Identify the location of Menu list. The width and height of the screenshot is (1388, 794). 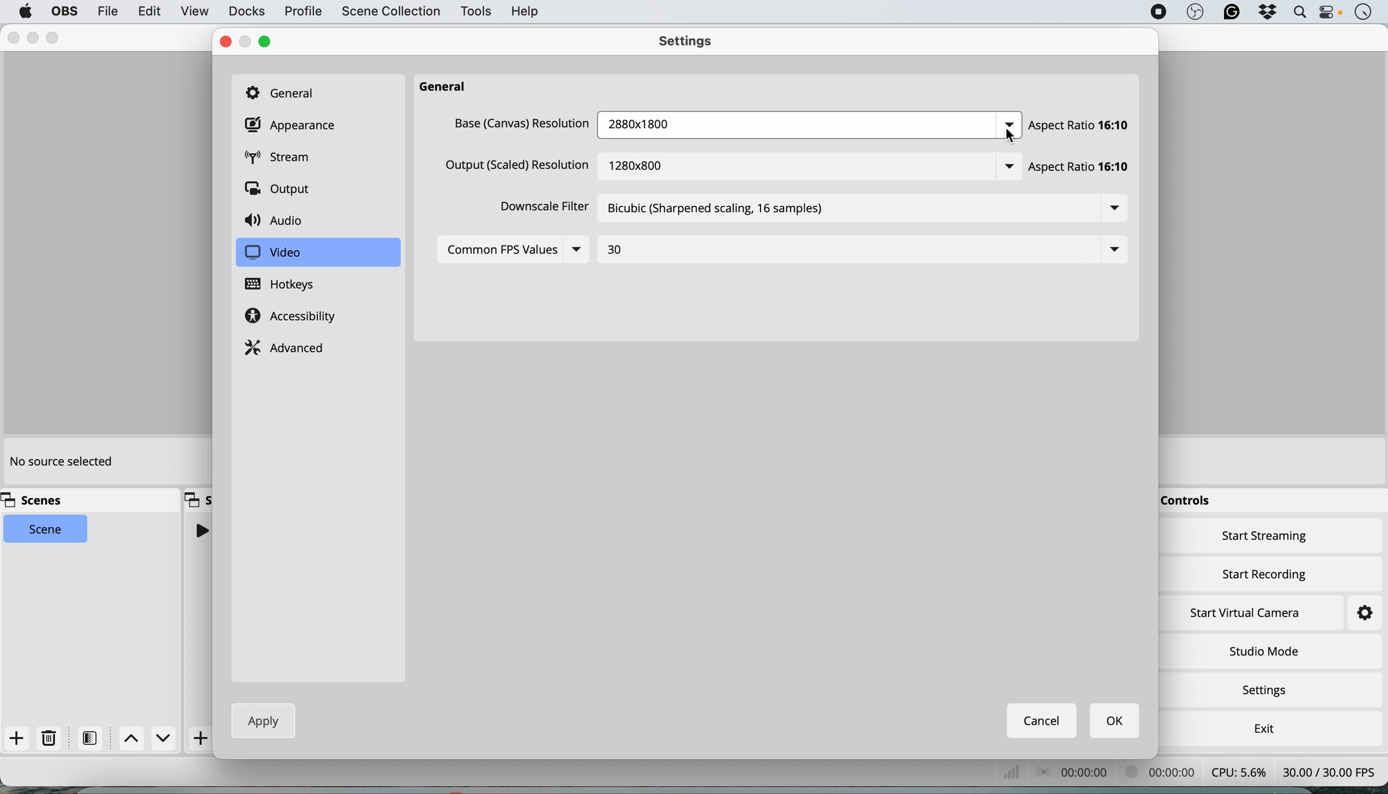
(1109, 208).